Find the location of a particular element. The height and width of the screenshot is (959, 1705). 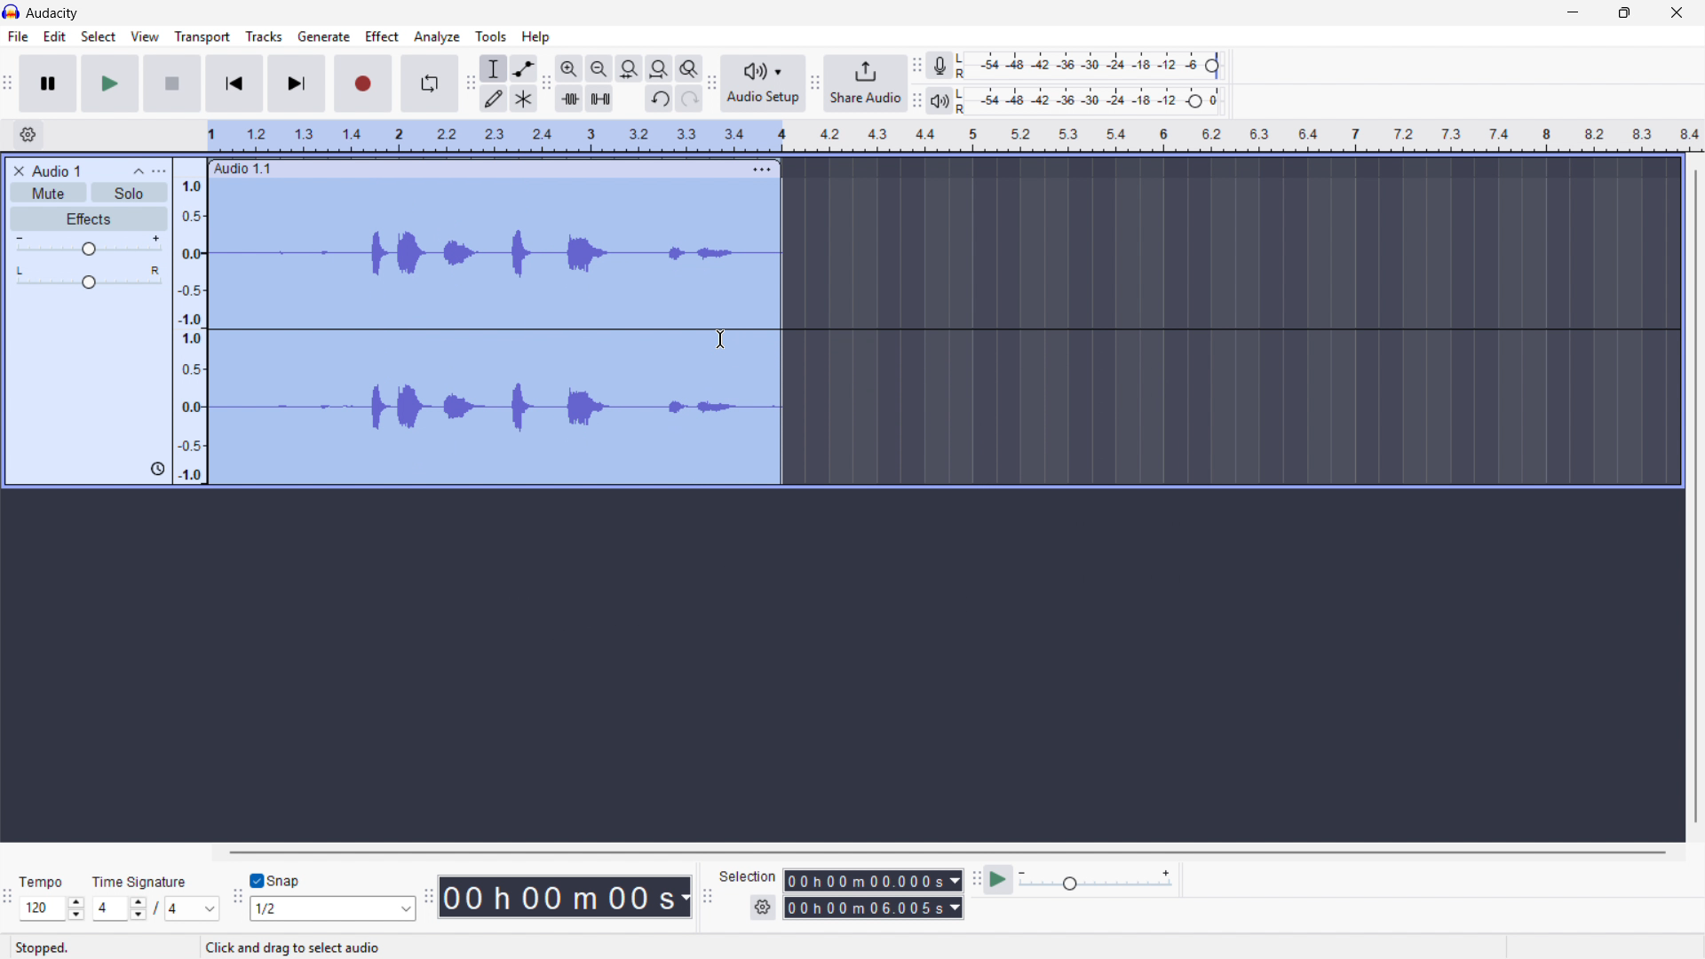

Timeline is located at coordinates (956, 136).